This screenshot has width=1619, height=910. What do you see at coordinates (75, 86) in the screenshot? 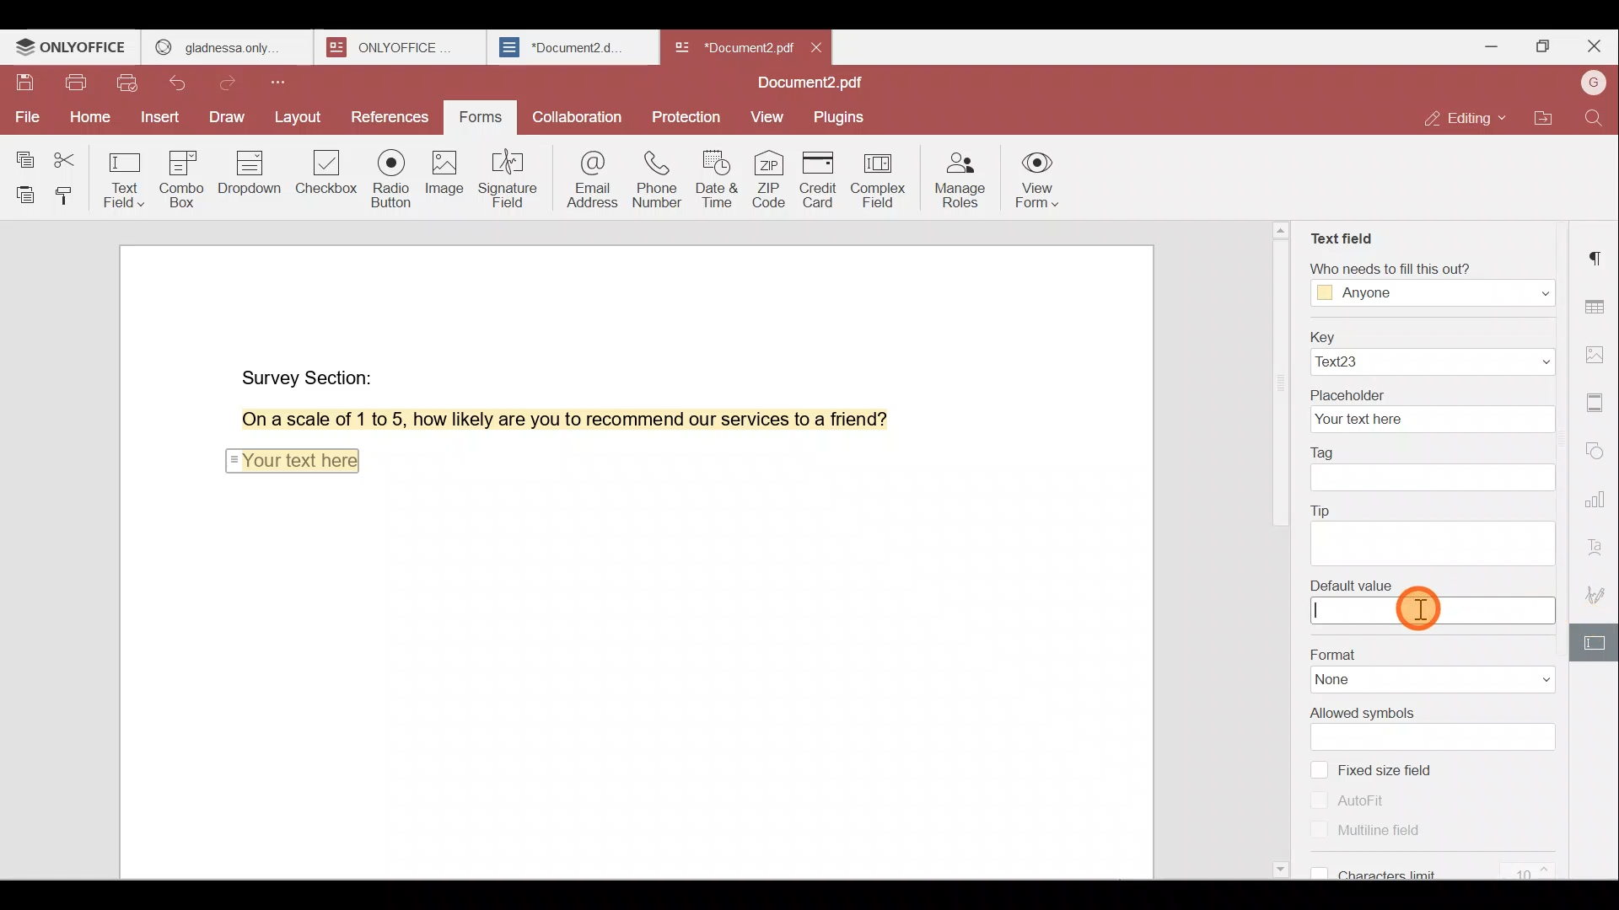
I see `Print file` at bounding box center [75, 86].